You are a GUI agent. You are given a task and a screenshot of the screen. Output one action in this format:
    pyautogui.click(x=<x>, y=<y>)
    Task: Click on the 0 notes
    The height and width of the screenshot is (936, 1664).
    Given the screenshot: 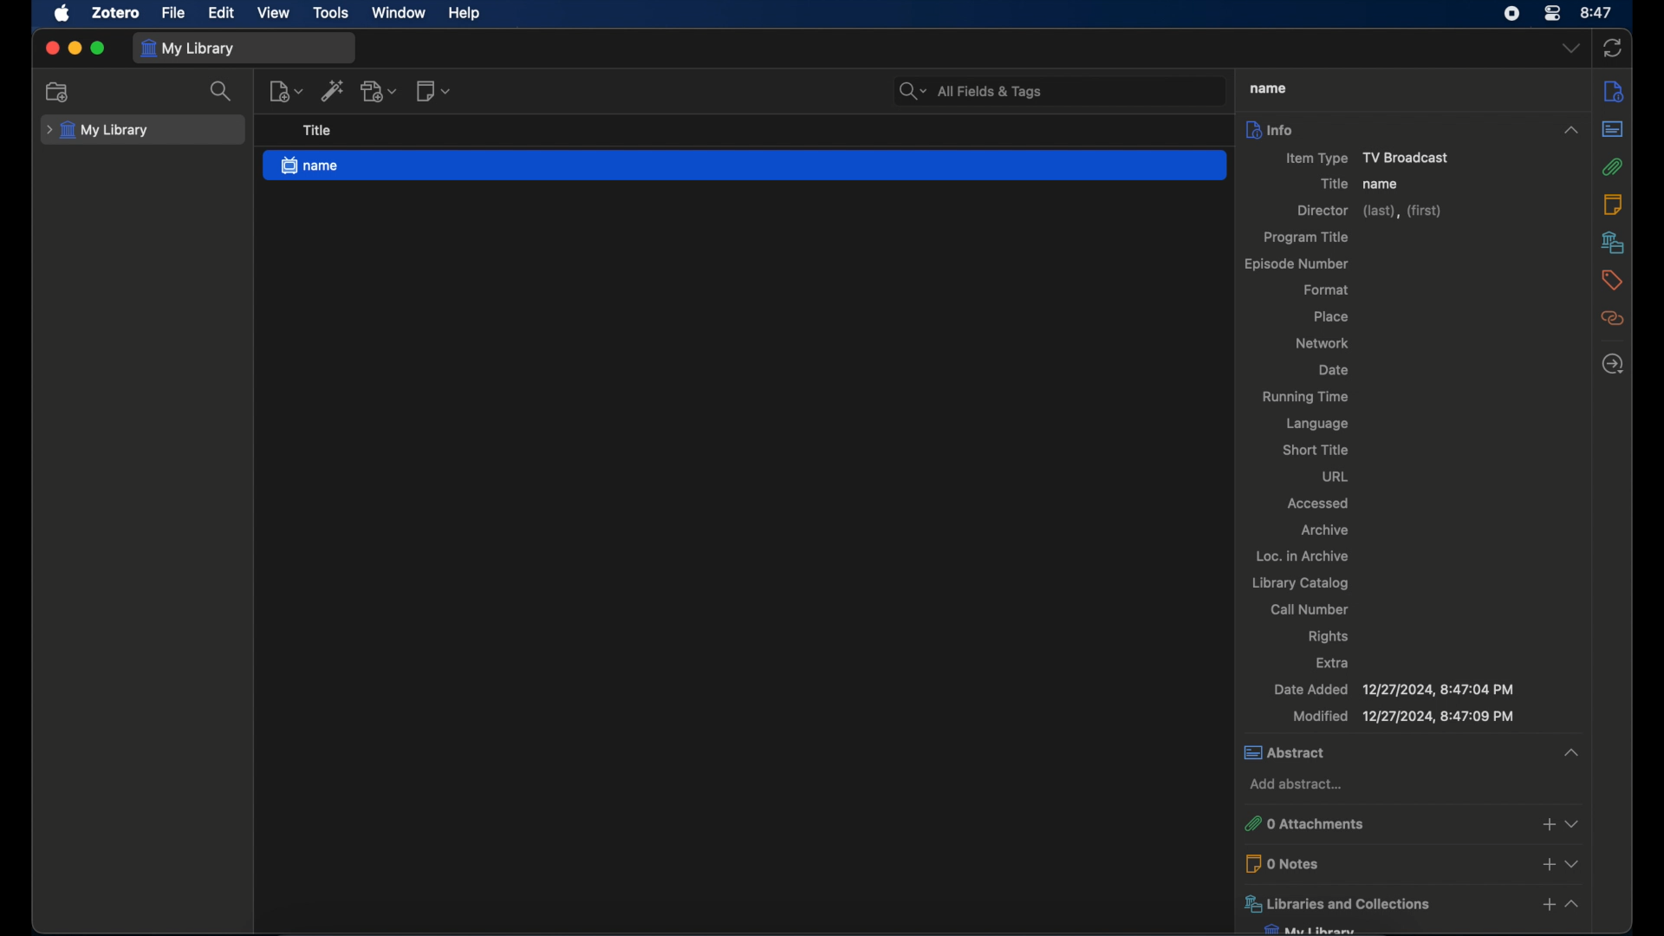 What is the action you would take?
    pyautogui.click(x=1383, y=863)
    